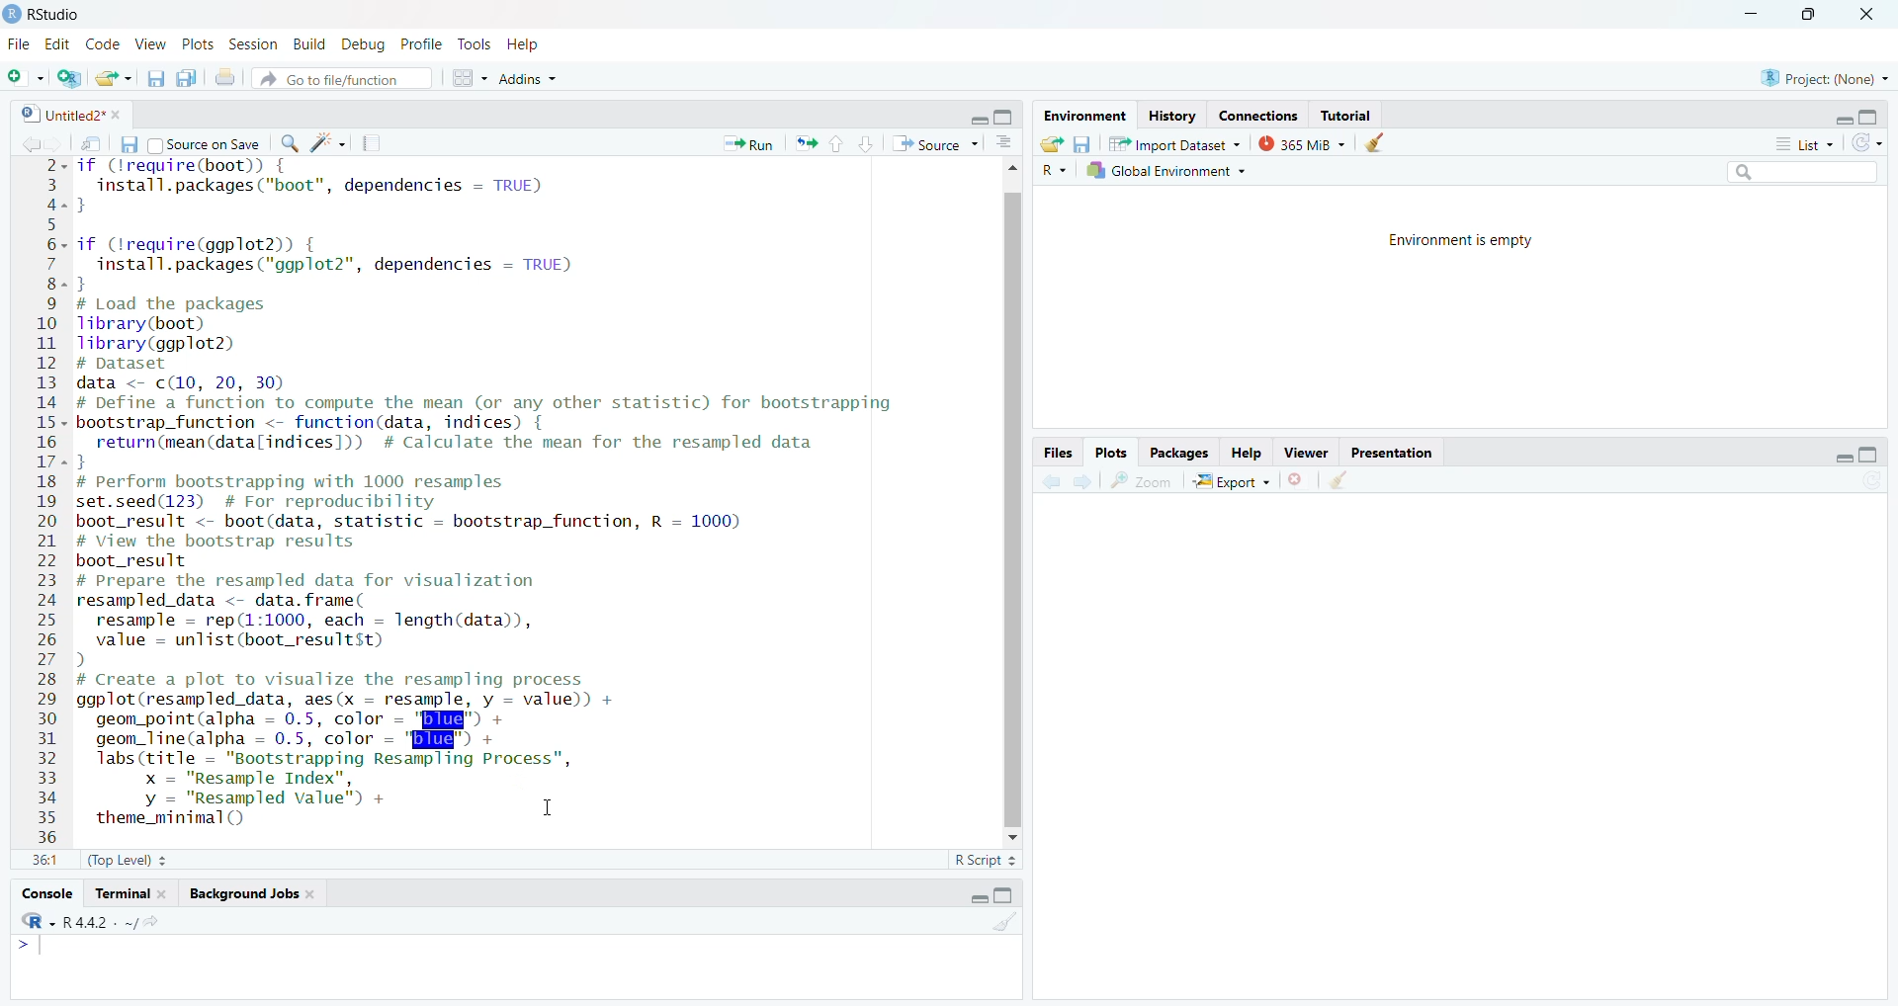 This screenshot has height=1006, width=1898. I want to click on Plots, so click(197, 44).